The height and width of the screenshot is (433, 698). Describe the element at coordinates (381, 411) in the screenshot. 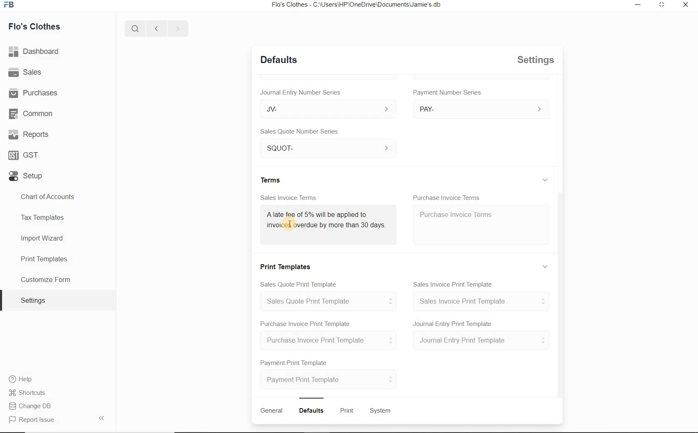

I see `System` at that location.